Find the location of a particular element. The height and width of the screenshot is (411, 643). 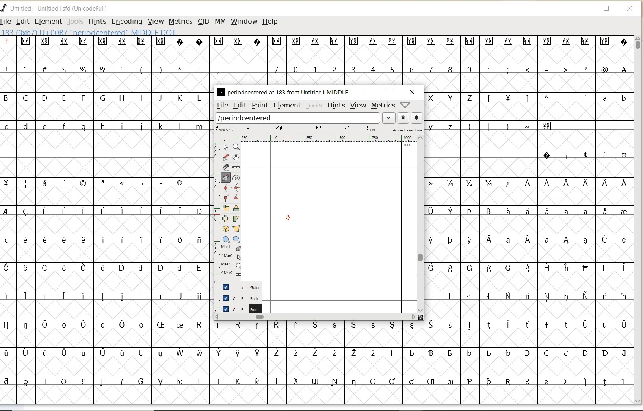

Add a corner point is located at coordinates (236, 197).